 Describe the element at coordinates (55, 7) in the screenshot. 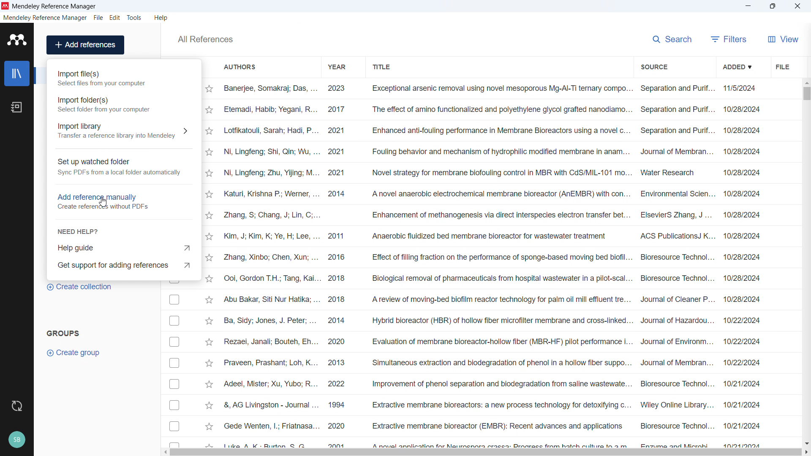

I see `title` at that location.